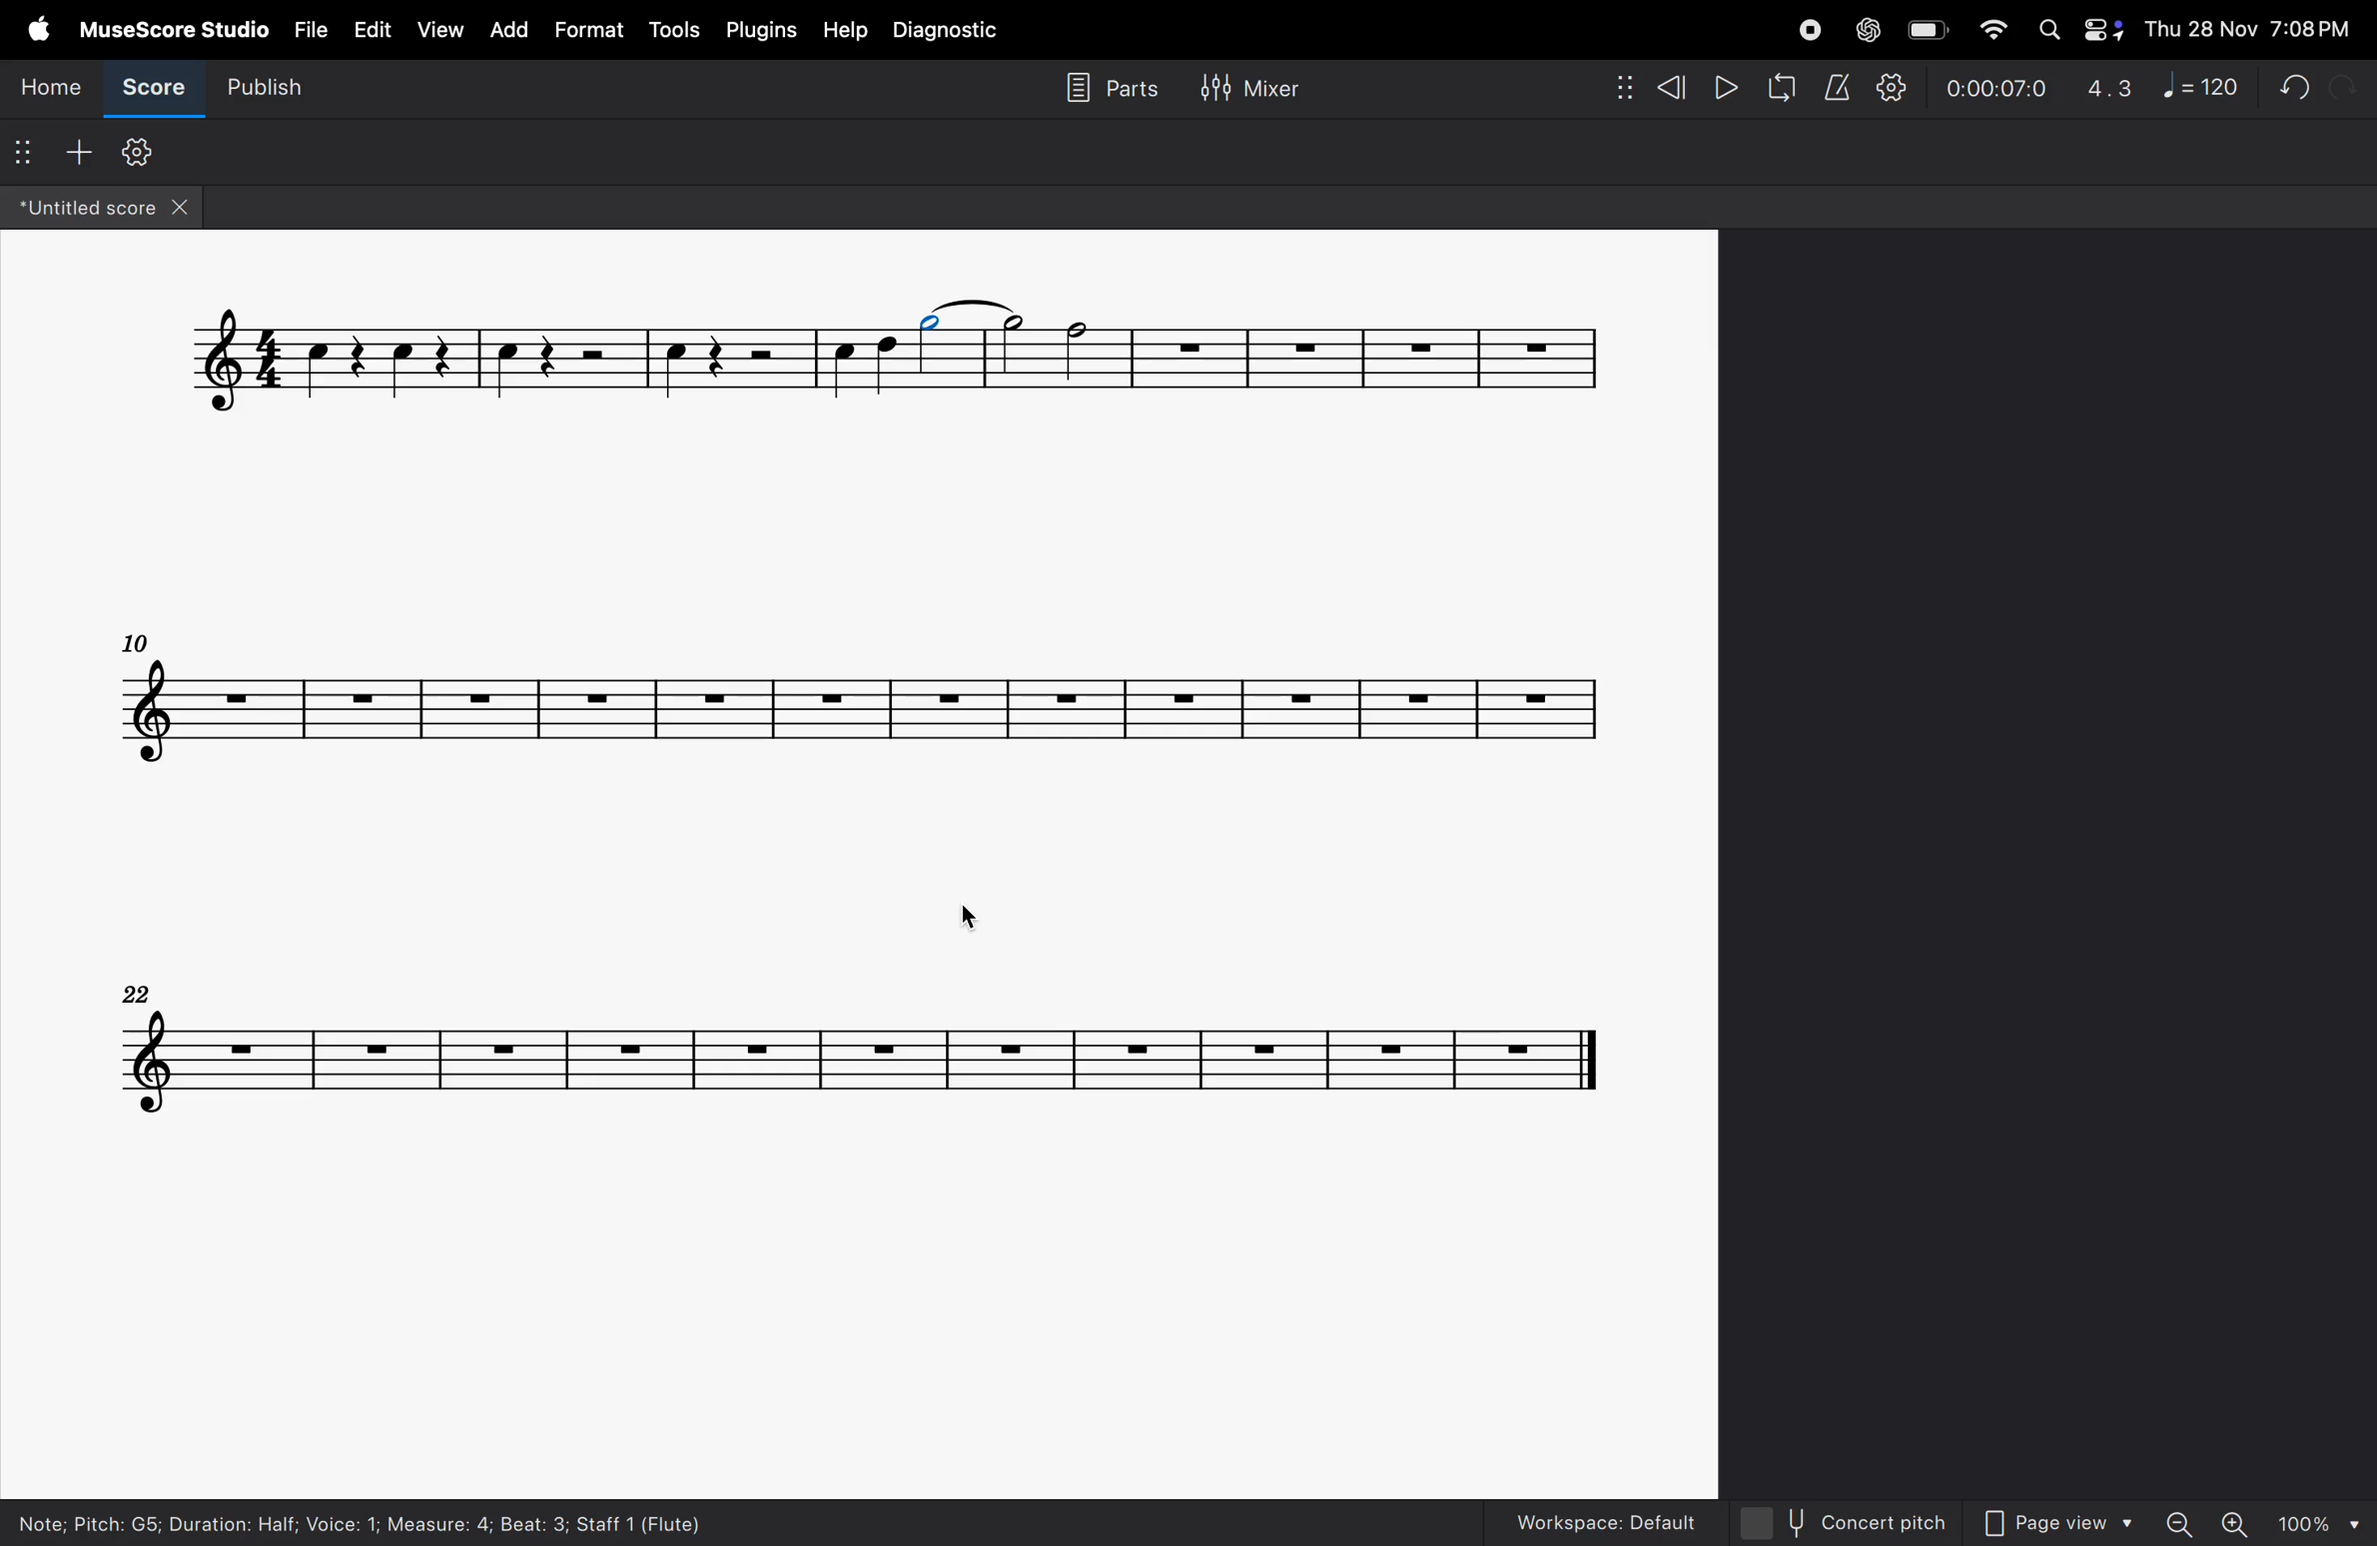 This screenshot has width=2377, height=1546. What do you see at coordinates (896, 374) in the screenshot?
I see `notes` at bounding box center [896, 374].